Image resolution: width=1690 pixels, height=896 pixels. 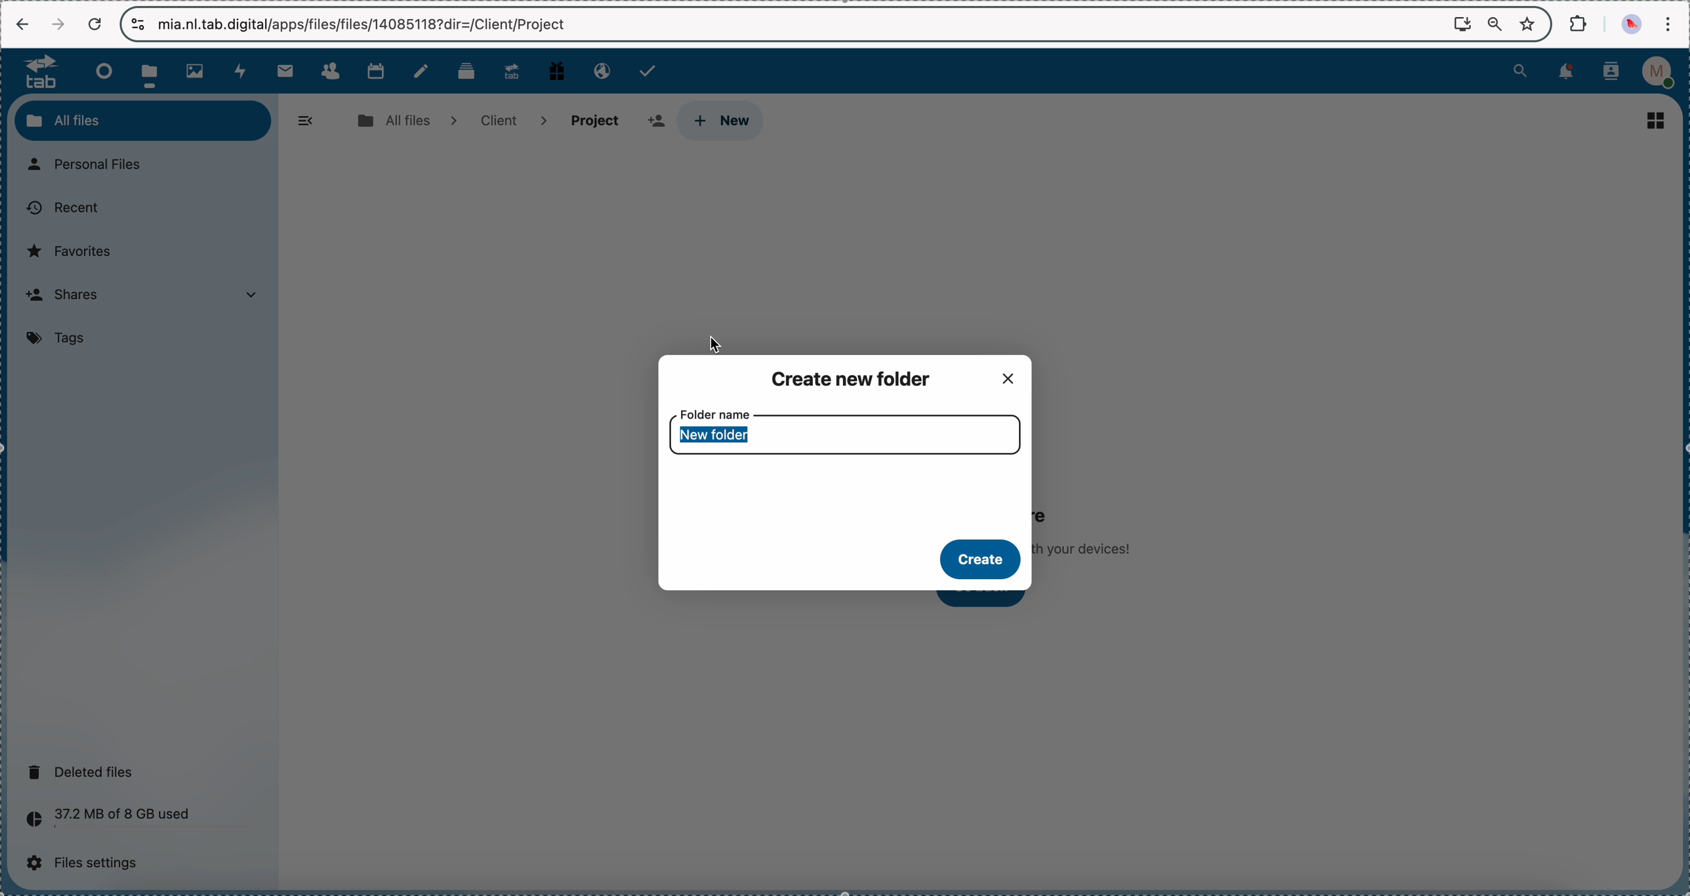 What do you see at coordinates (656, 122) in the screenshot?
I see `add` at bounding box center [656, 122].